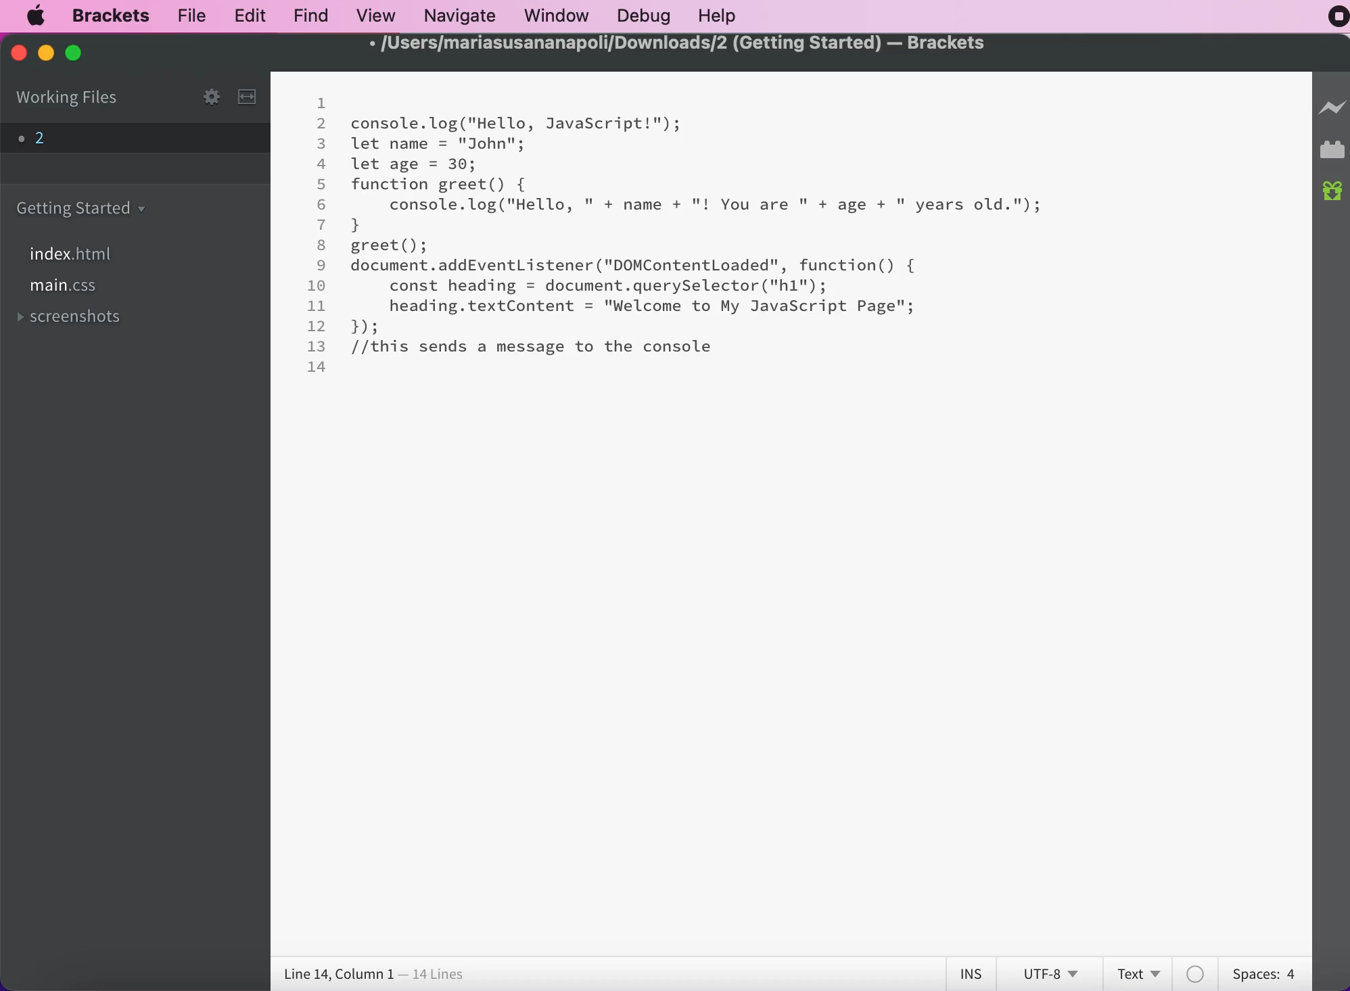 Image resolution: width=1350 pixels, height=991 pixels. Describe the element at coordinates (323, 124) in the screenshot. I see `2` at that location.